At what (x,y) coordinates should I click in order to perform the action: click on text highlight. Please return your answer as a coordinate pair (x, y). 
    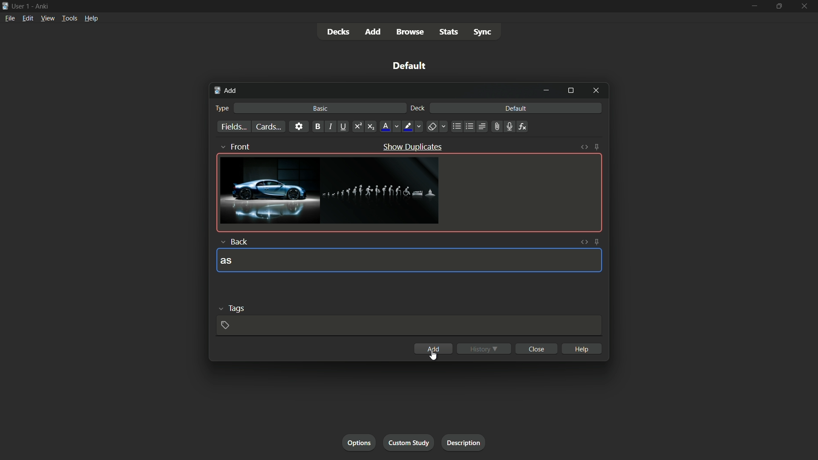
    Looking at the image, I should click on (412, 126).